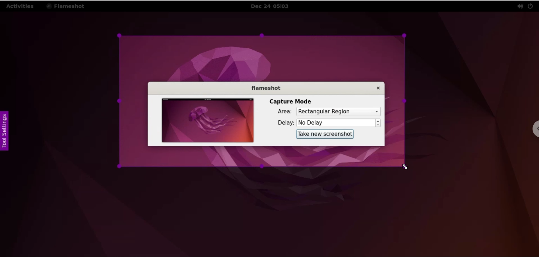 This screenshot has width=539, height=257. Describe the element at coordinates (272, 6) in the screenshot. I see `Dec 24 05:03` at that location.